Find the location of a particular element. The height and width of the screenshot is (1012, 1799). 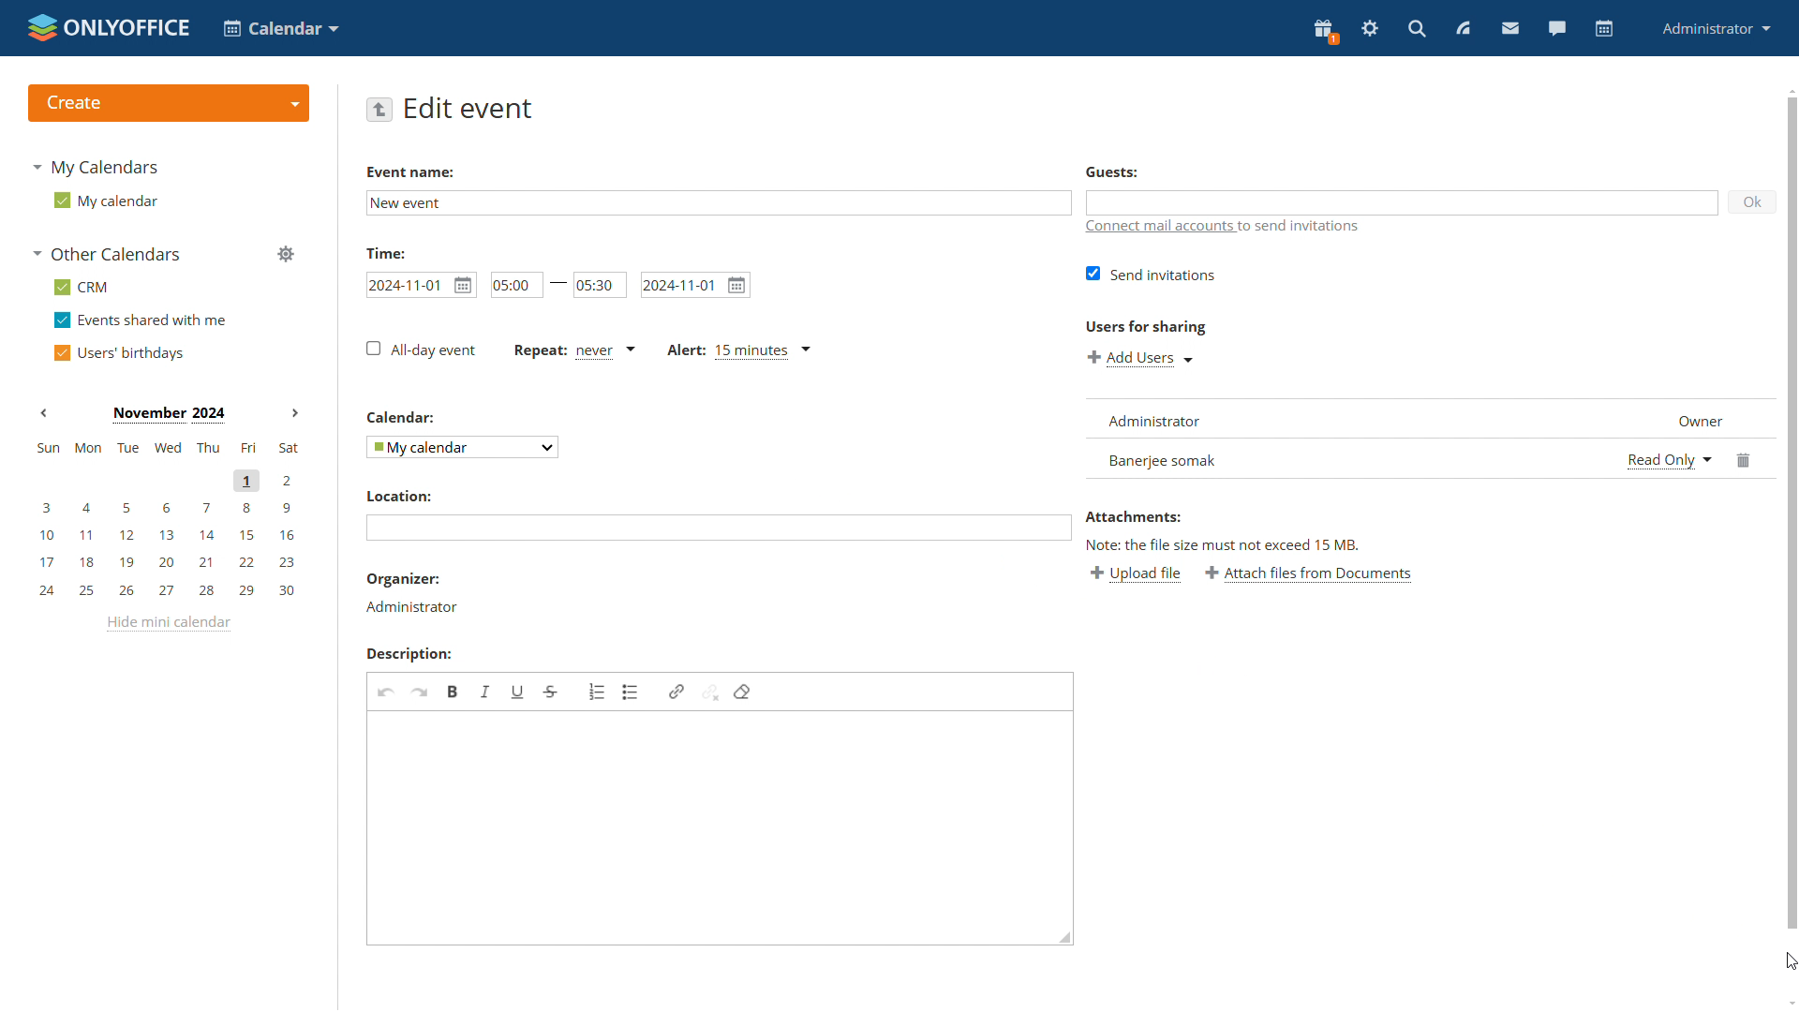

add user is located at coordinates (1141, 360).